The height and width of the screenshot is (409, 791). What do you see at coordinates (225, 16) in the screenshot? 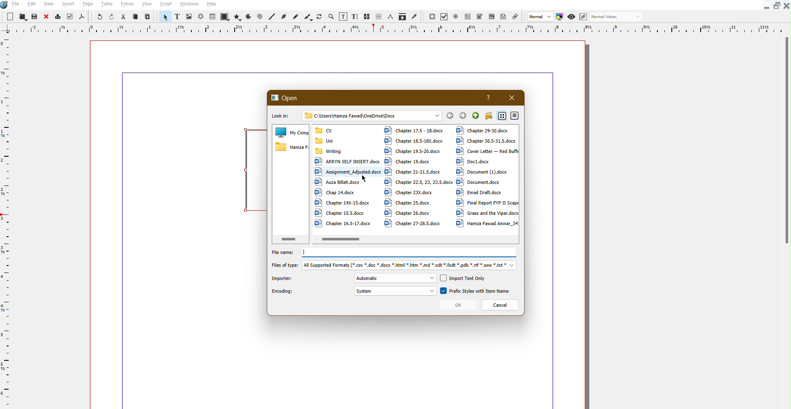
I see `Shapes` at bounding box center [225, 16].